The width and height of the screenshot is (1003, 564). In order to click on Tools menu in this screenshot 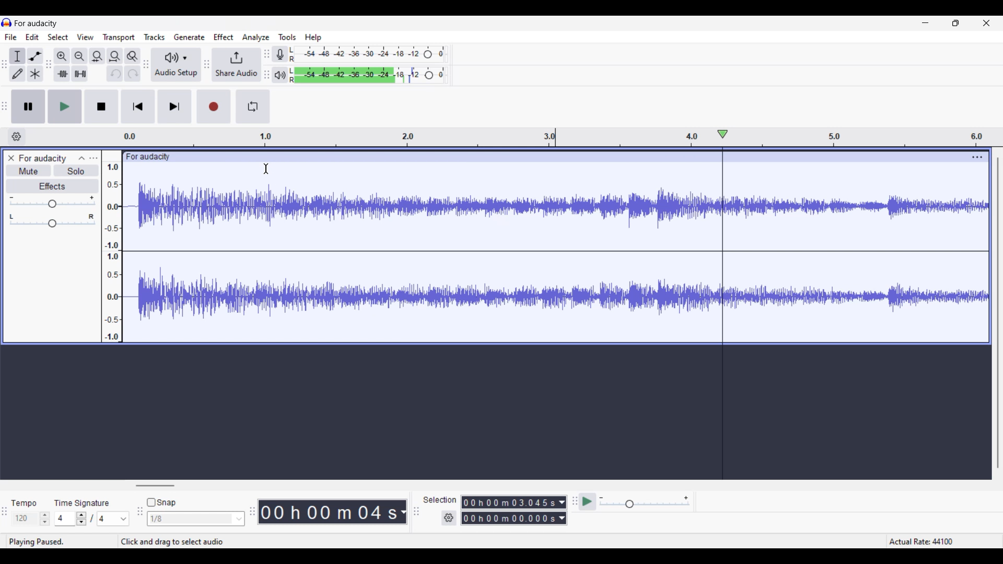, I will do `click(287, 37)`.